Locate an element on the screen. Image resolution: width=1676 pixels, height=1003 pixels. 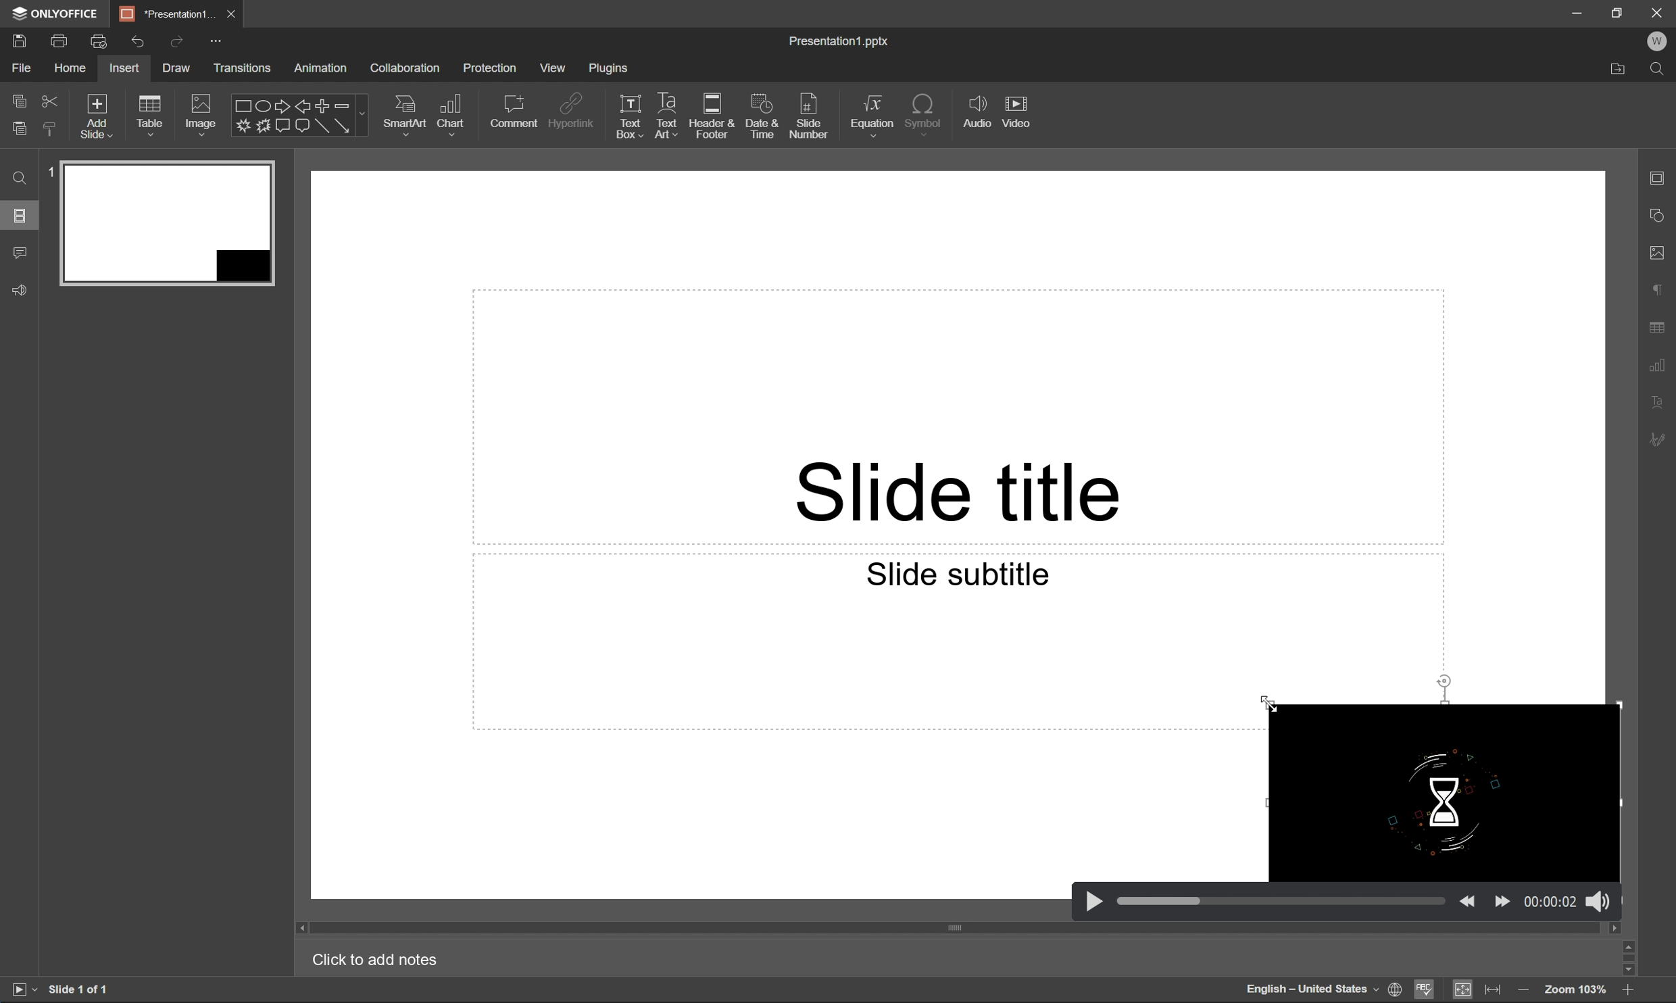
table settings is located at coordinates (1659, 326).